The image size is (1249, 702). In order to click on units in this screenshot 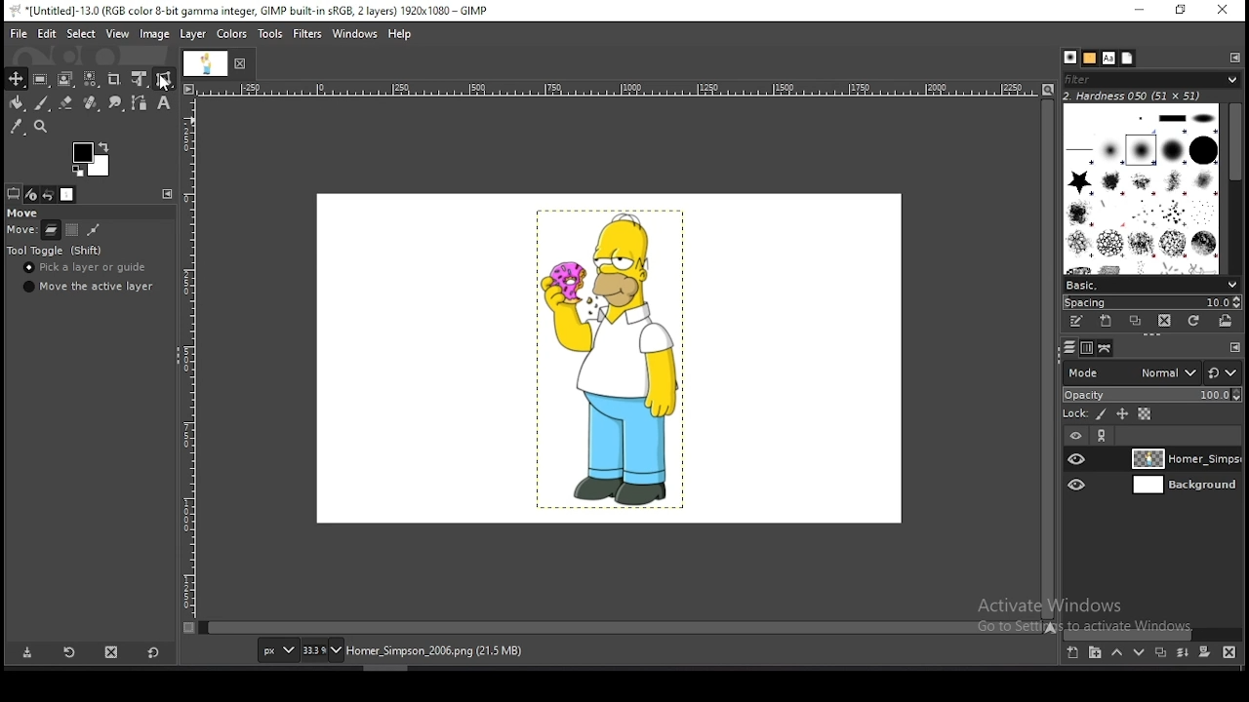, I will do `click(276, 651)`.